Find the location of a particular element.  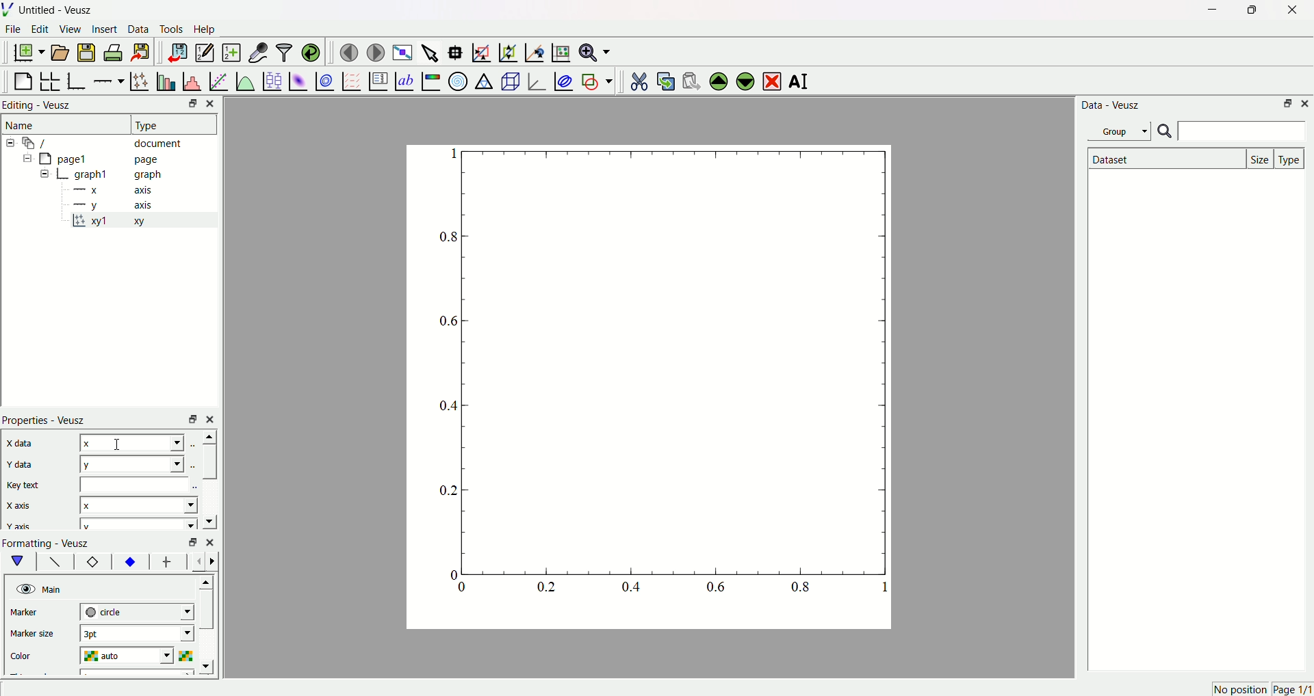

blank page is located at coordinates (24, 78).